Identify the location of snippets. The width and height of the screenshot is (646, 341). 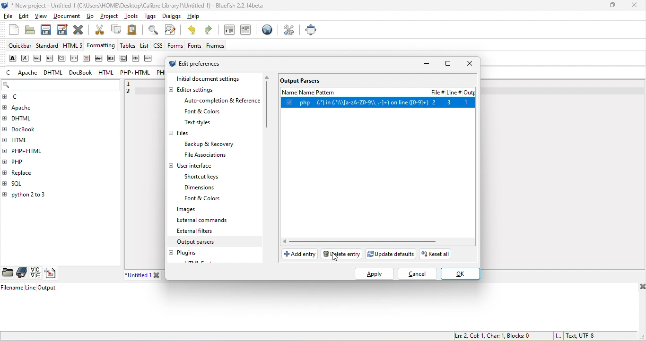
(52, 273).